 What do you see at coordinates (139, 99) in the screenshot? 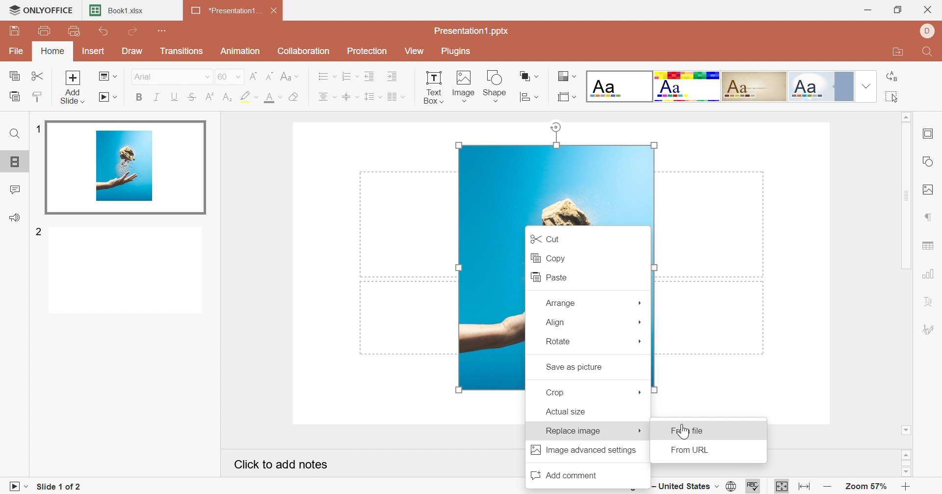
I see `Bold` at bounding box center [139, 99].